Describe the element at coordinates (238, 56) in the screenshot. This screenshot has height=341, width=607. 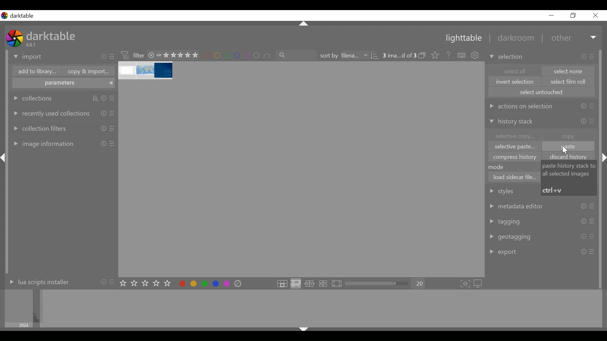
I see `filter by color label` at that location.